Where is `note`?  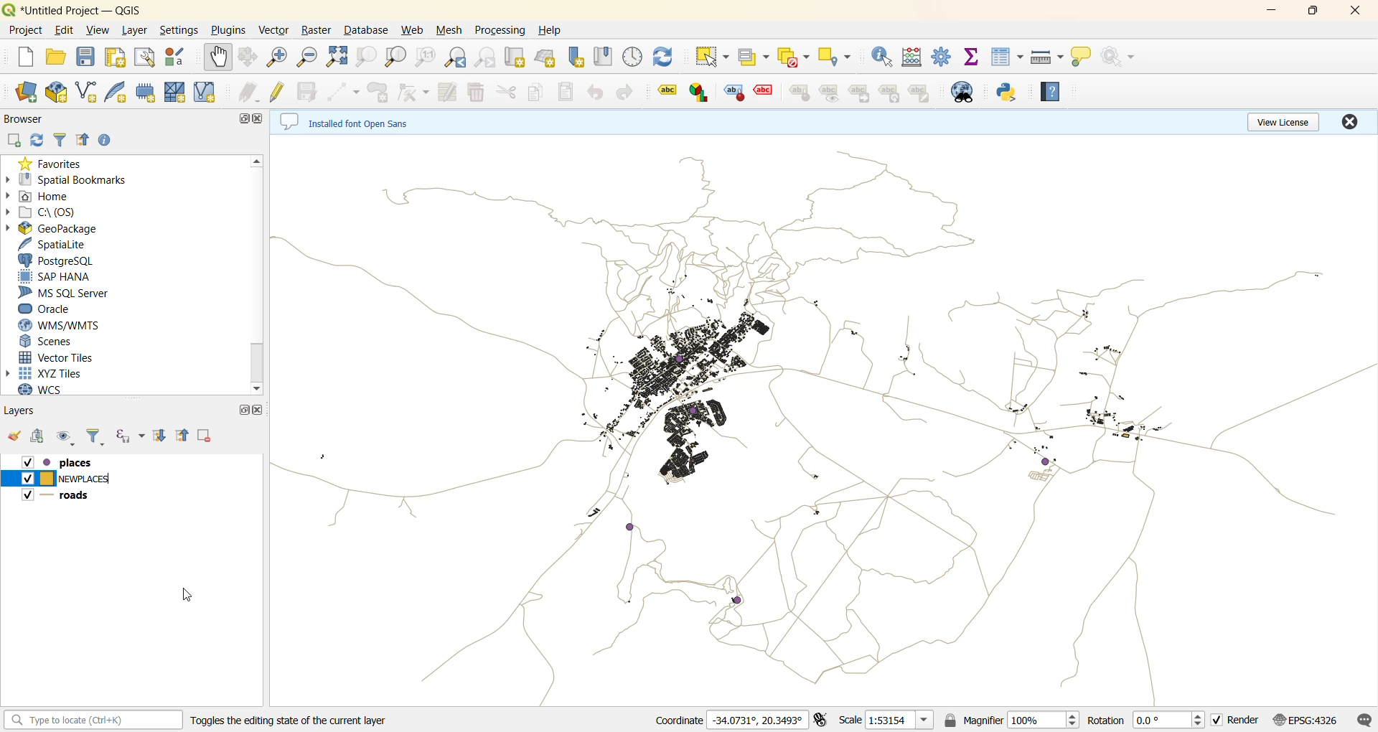
note is located at coordinates (920, 93).